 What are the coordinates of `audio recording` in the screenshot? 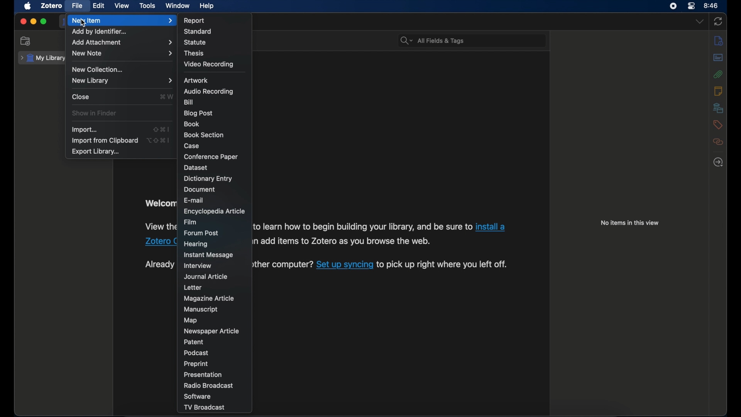 It's located at (208, 92).